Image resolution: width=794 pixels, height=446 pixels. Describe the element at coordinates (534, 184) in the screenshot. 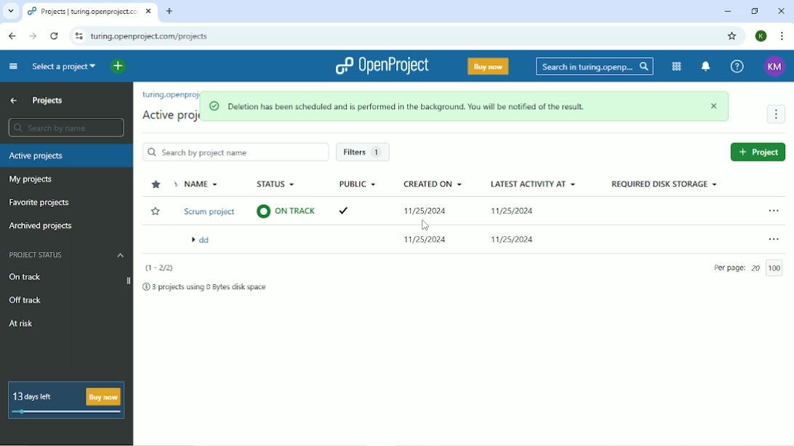

I see `Latest activity at` at that location.